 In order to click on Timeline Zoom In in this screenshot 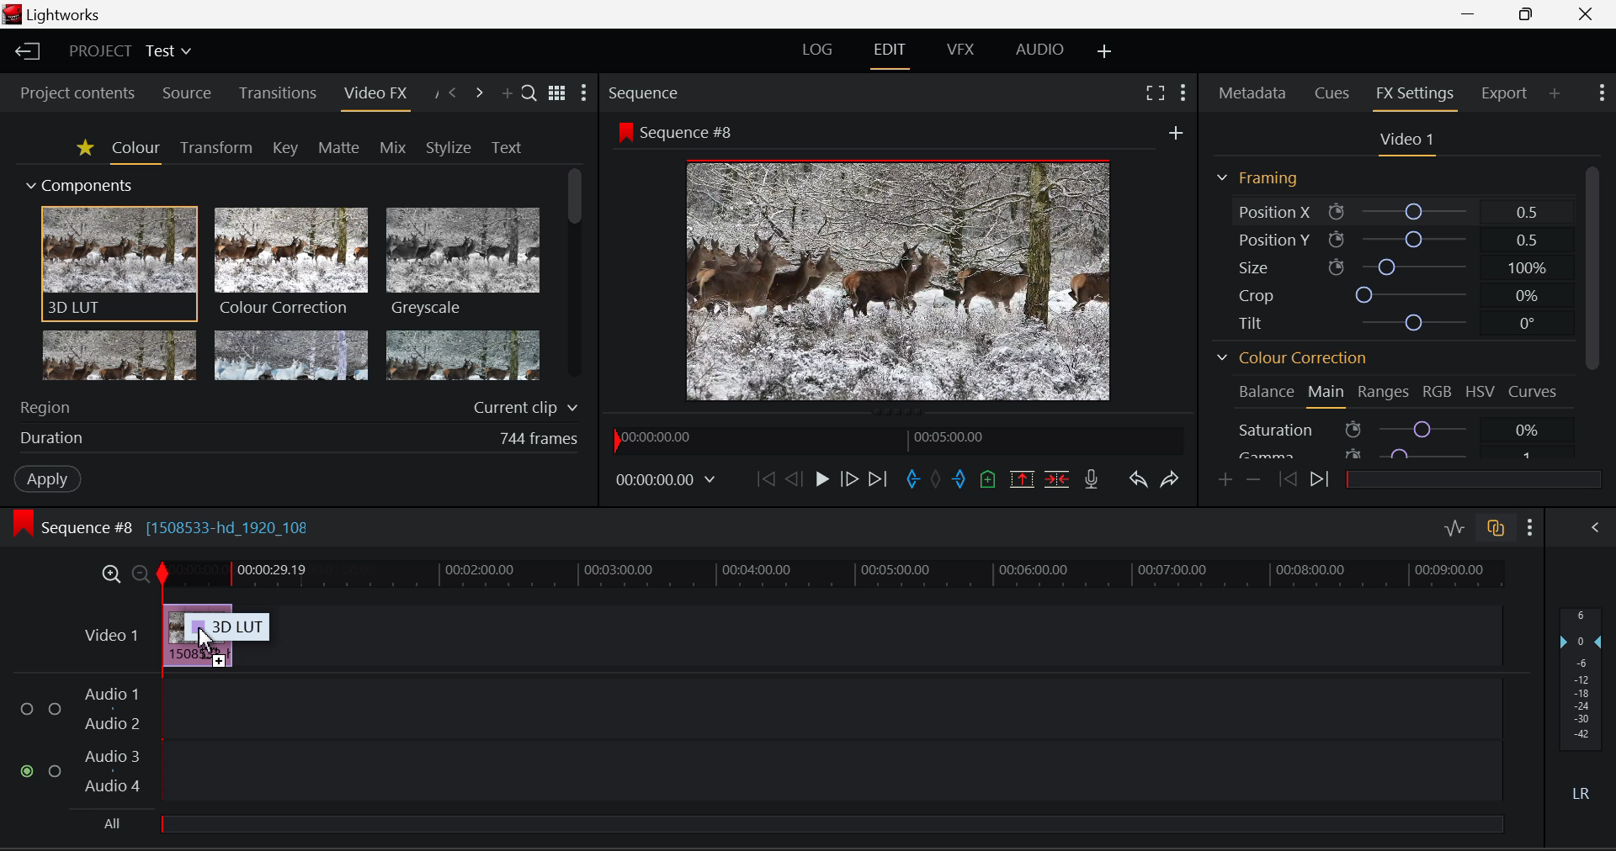, I will do `click(110, 573)`.